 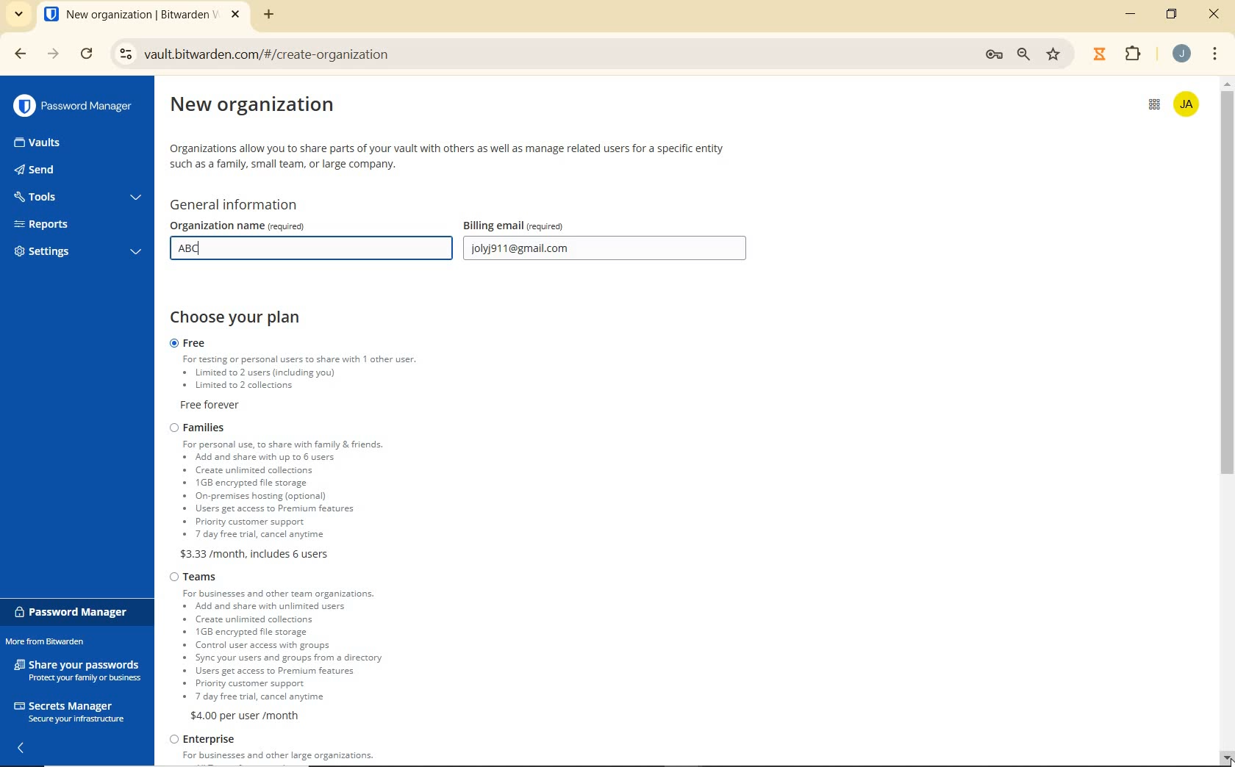 What do you see at coordinates (79, 669) in the screenshot?
I see `share your passwords` at bounding box center [79, 669].